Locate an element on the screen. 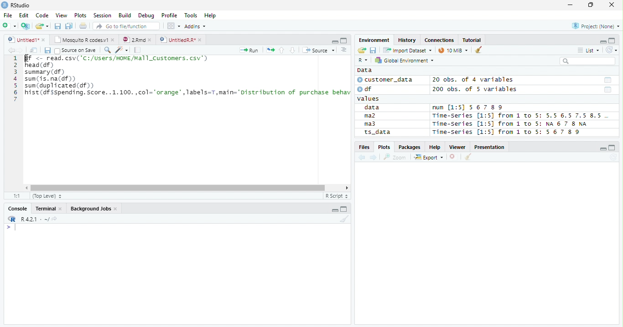 The width and height of the screenshot is (623, 327). Code is located at coordinates (43, 15).